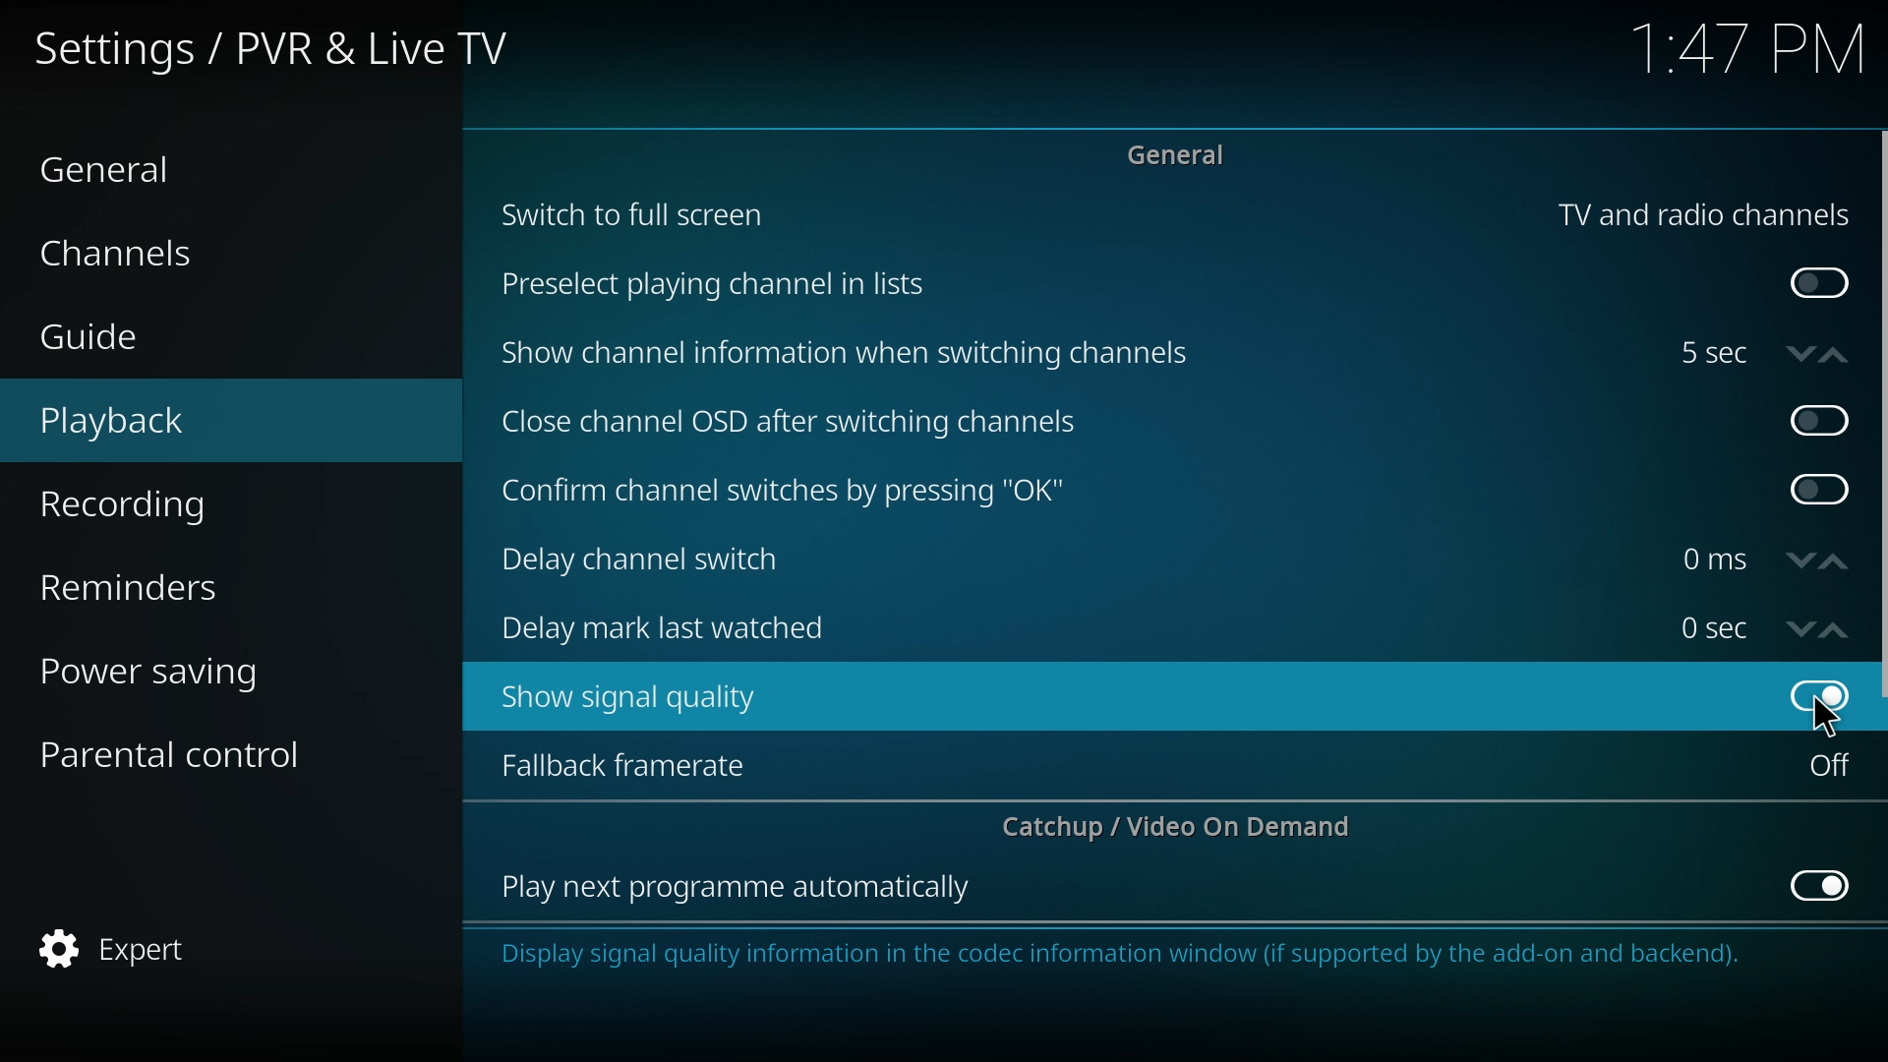  What do you see at coordinates (1129, 955) in the screenshot?
I see `info` at bounding box center [1129, 955].